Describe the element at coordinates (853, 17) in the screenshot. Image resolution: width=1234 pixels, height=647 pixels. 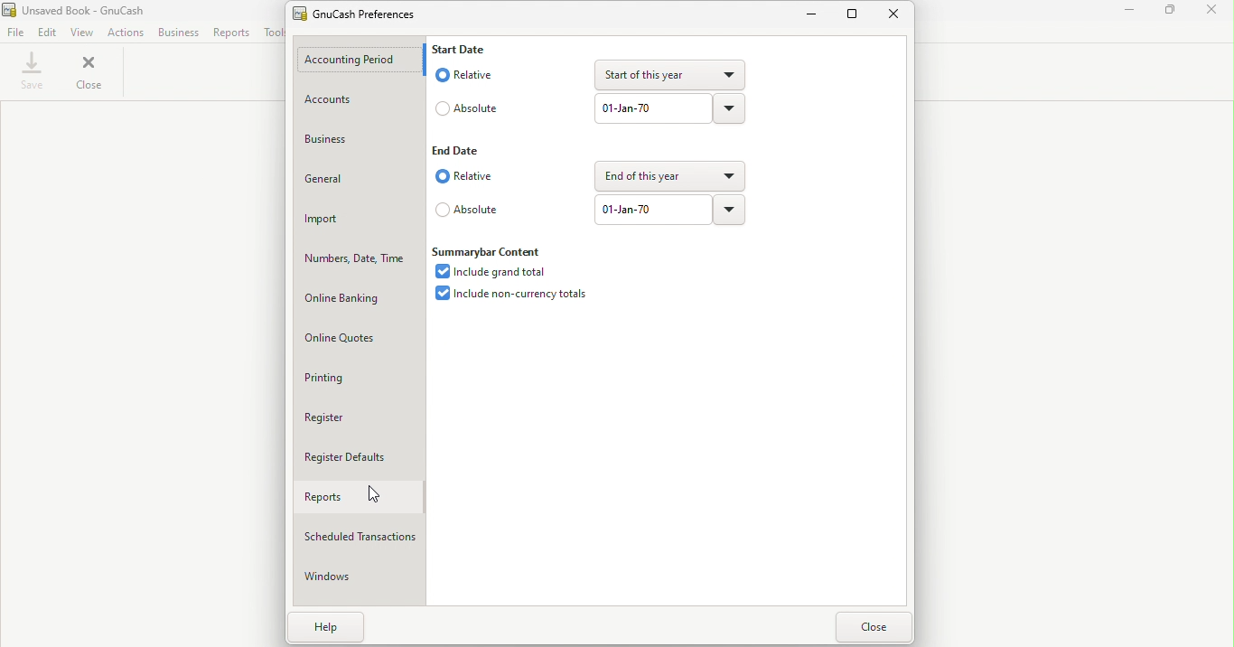
I see `Maximize` at that location.